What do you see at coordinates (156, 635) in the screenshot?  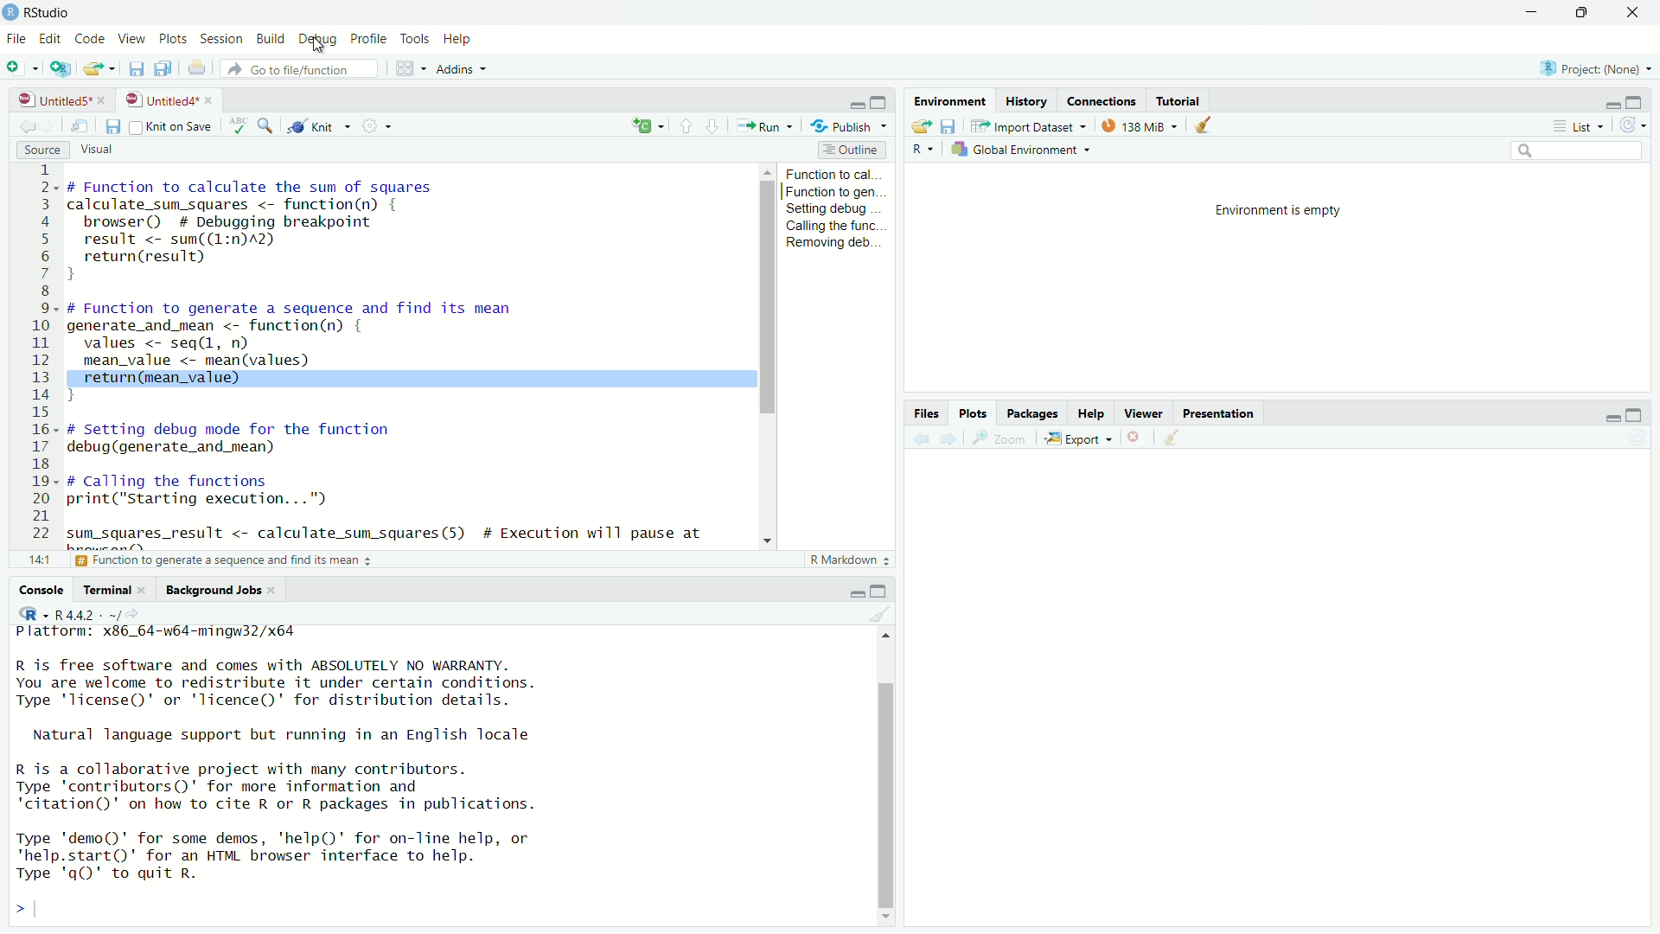 I see `platform` at bounding box center [156, 635].